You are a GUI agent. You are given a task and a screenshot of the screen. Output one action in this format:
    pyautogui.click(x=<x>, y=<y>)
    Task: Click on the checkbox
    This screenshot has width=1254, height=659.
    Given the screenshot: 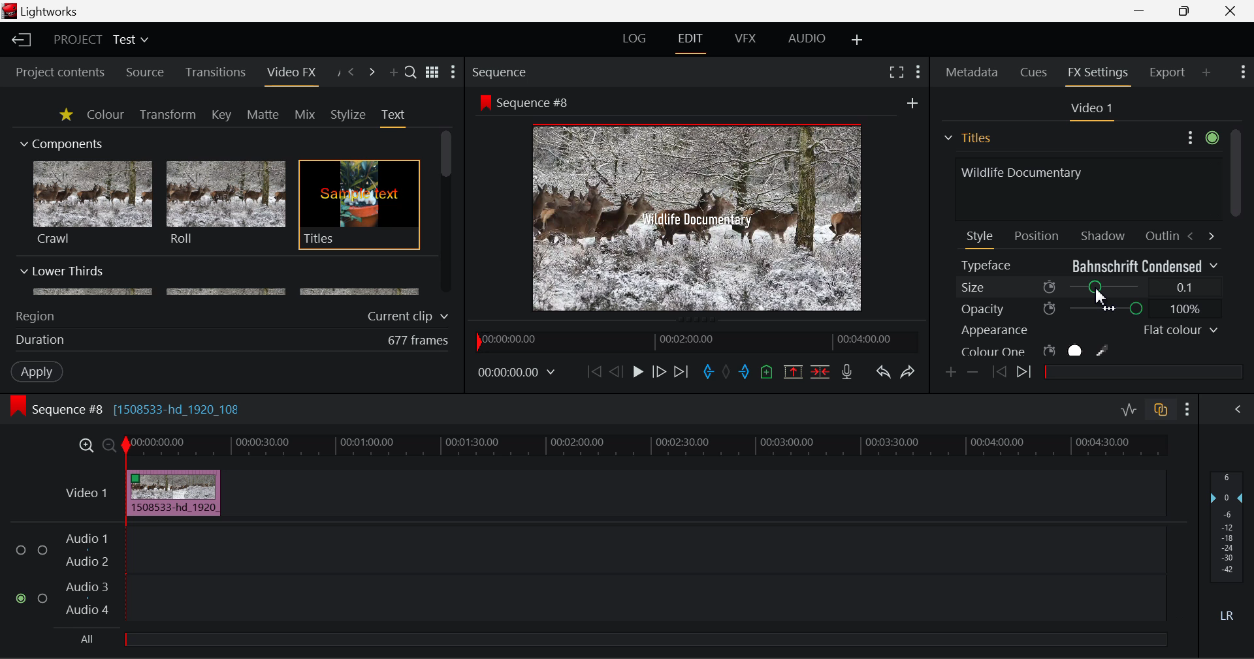 What is the action you would take?
    pyautogui.click(x=45, y=599)
    